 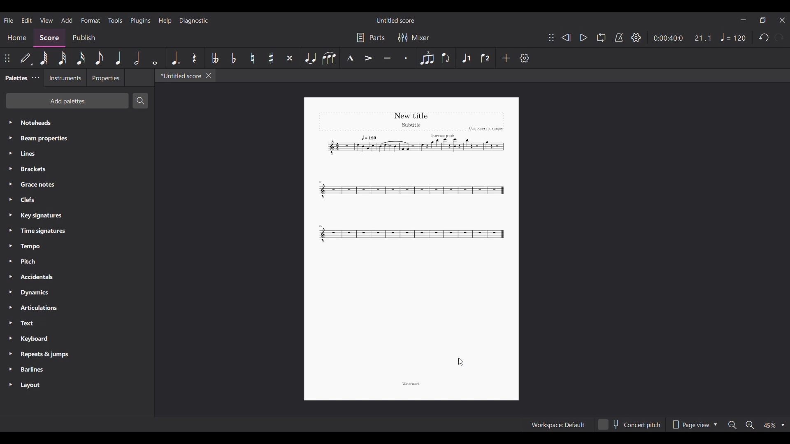 I want to click on Tenuto, so click(x=388, y=58).